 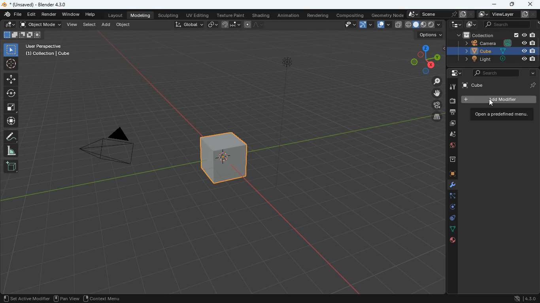 I want to click on move, so click(x=431, y=93).